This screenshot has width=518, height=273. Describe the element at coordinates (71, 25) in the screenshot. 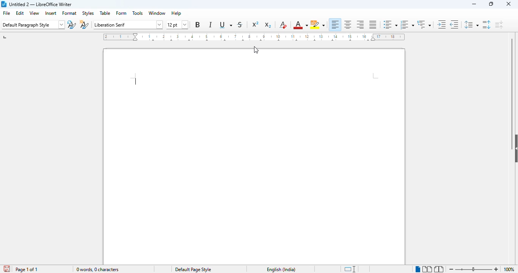

I see `update paragraph style` at that location.